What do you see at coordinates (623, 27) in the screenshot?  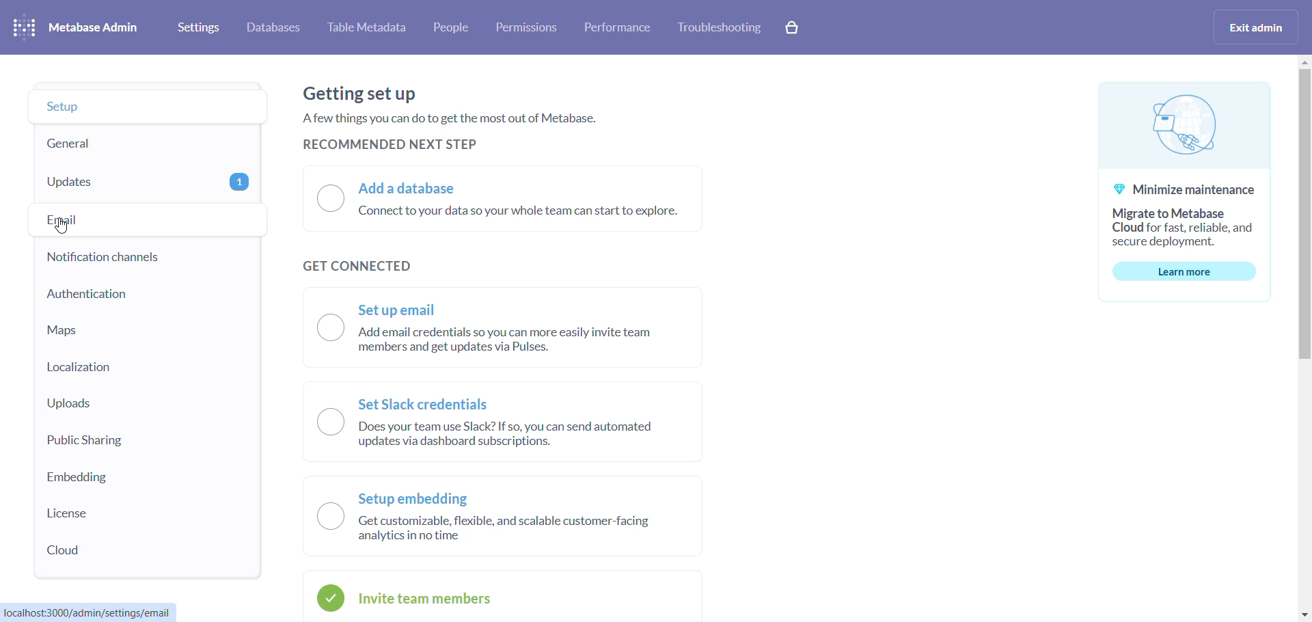 I see `performance` at bounding box center [623, 27].